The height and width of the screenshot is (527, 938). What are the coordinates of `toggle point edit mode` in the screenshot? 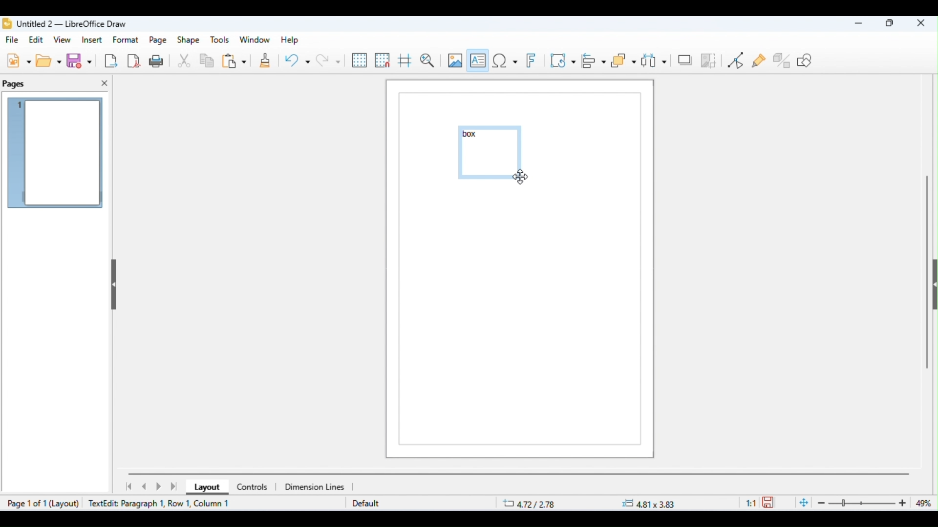 It's located at (738, 61).